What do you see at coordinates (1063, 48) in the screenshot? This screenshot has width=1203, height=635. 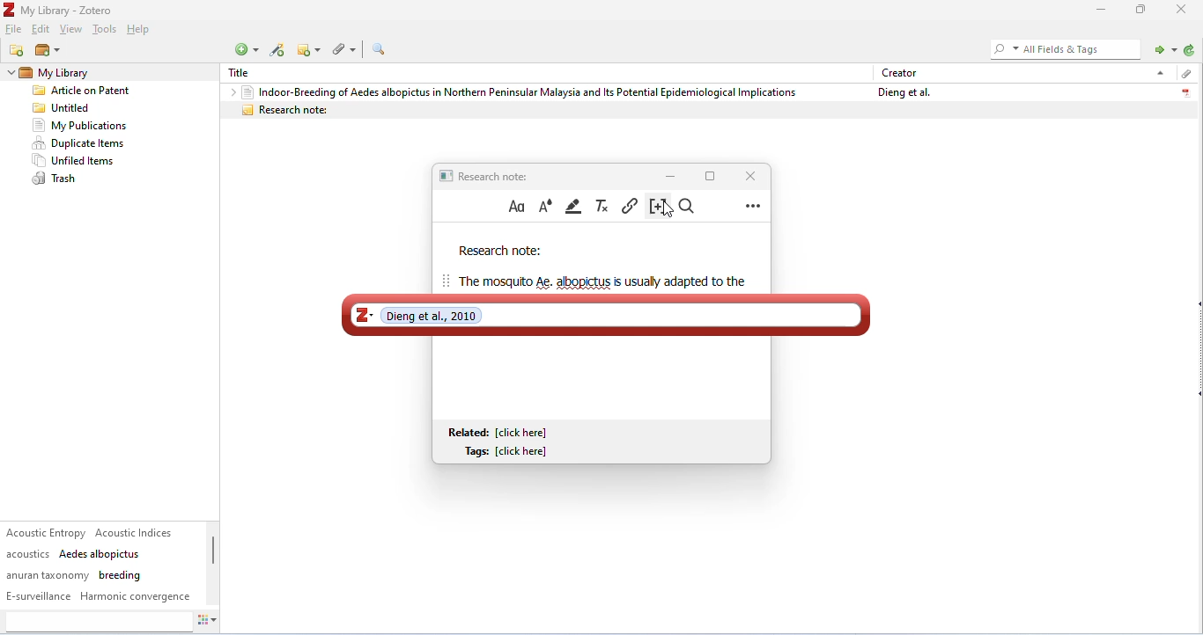 I see `all fields and tagd` at bounding box center [1063, 48].